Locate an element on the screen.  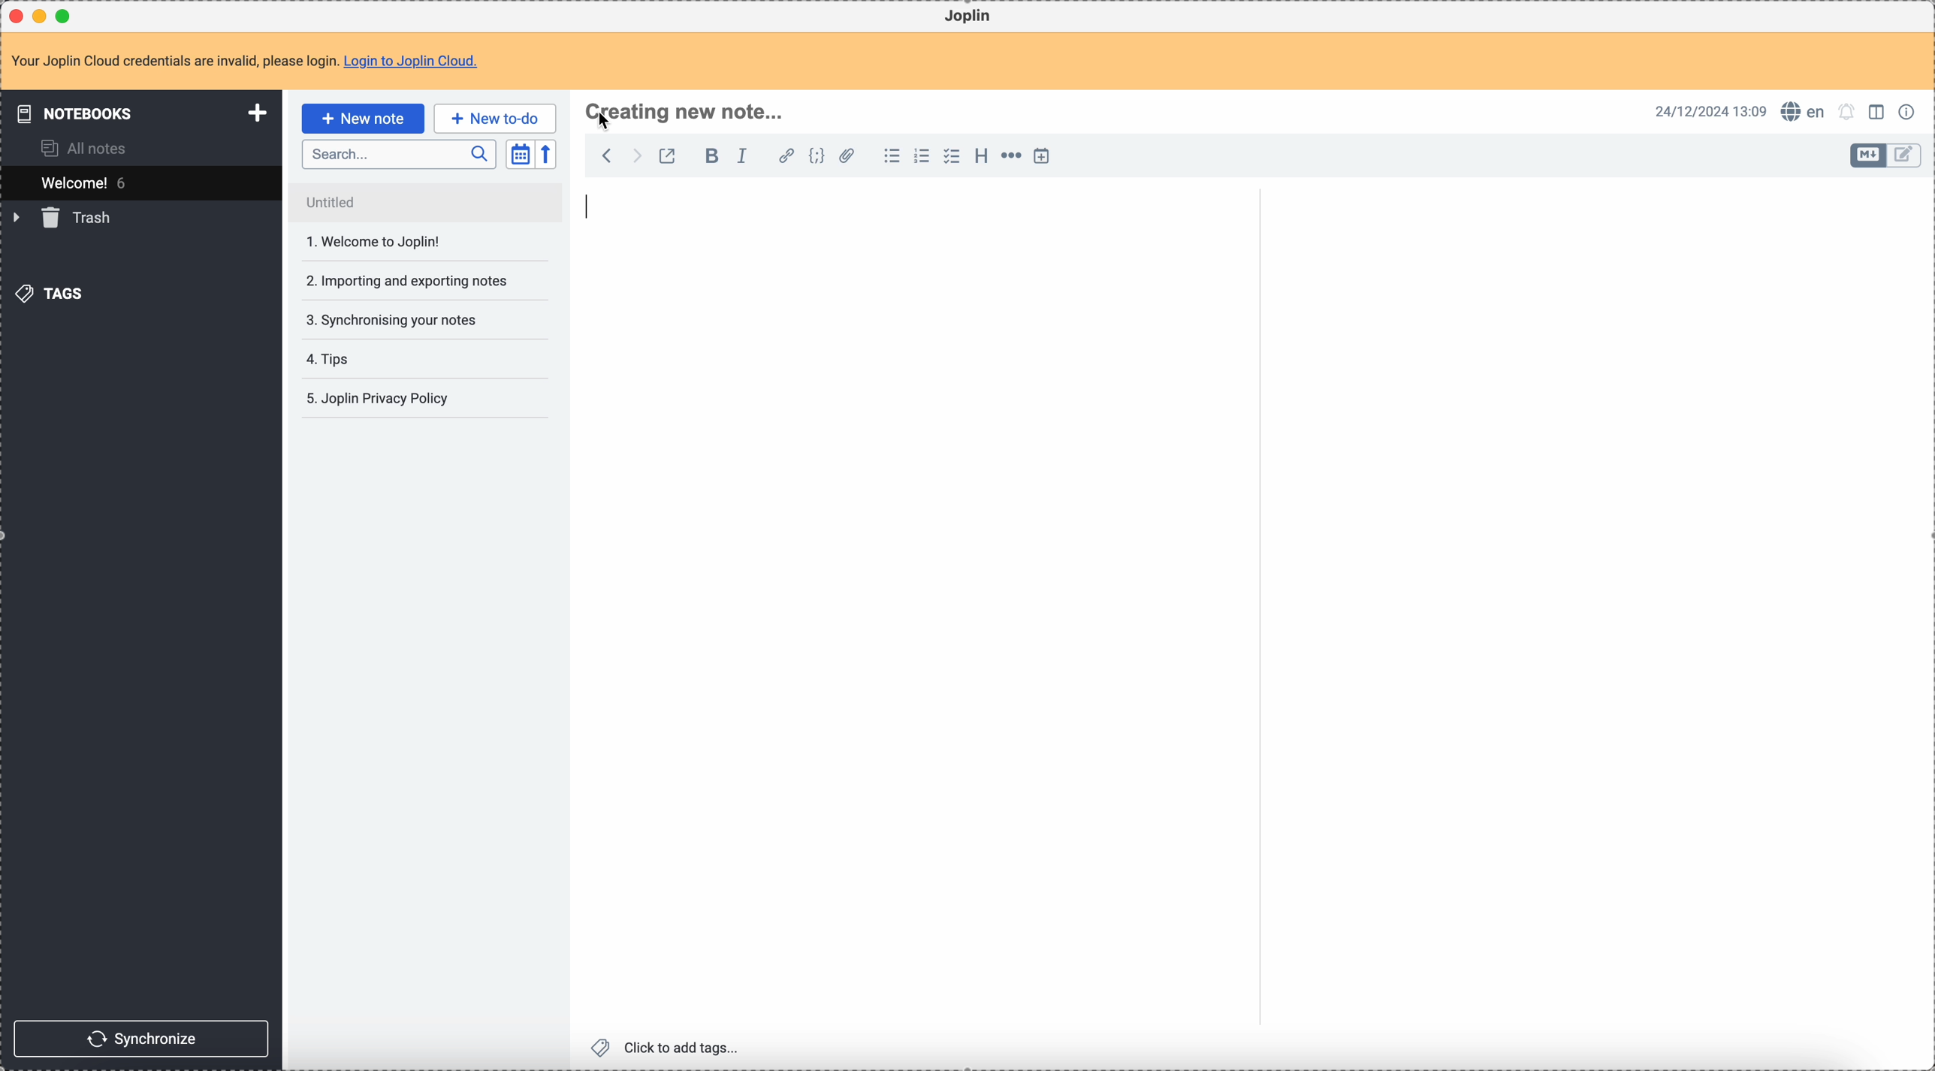
click to add tags is located at coordinates (669, 1046).